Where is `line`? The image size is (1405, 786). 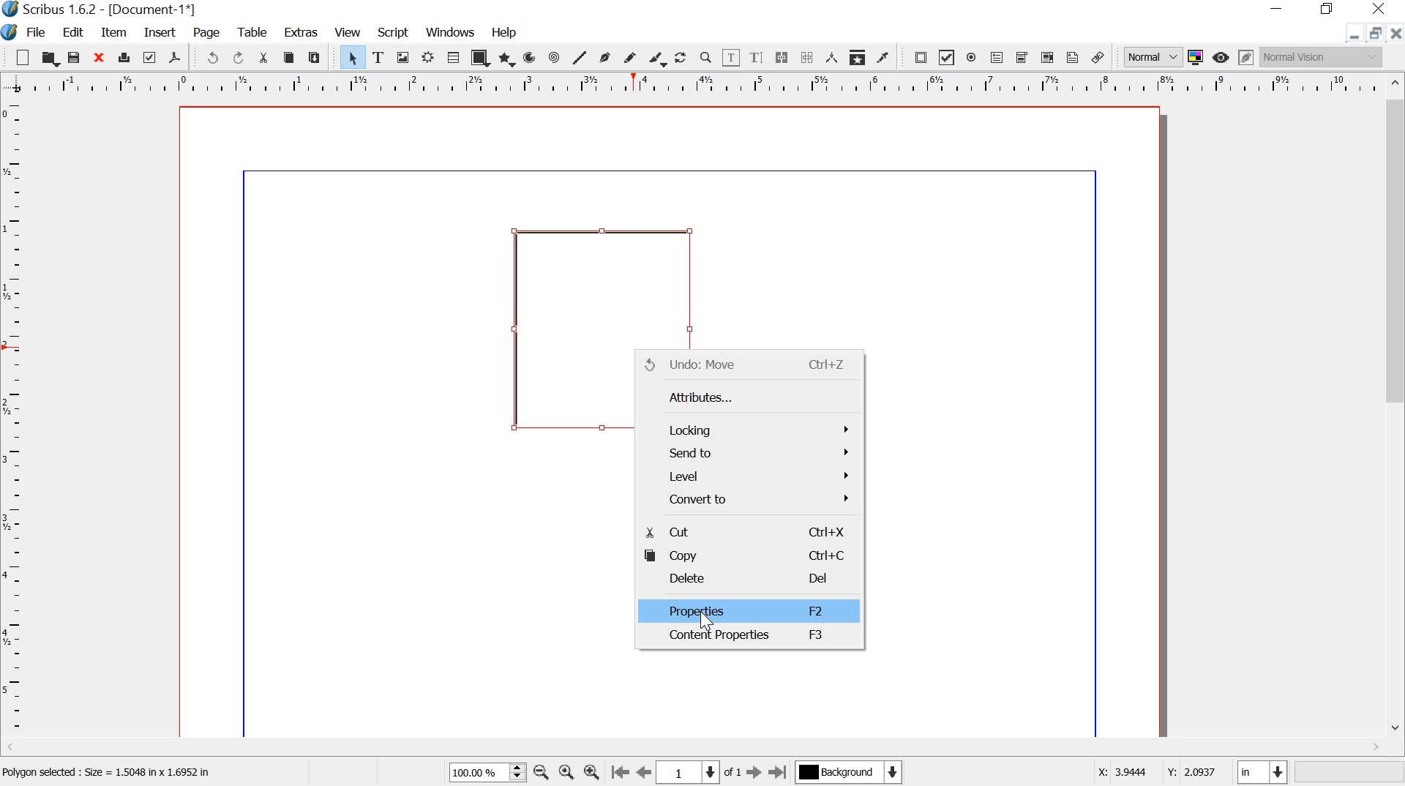 line is located at coordinates (581, 57).